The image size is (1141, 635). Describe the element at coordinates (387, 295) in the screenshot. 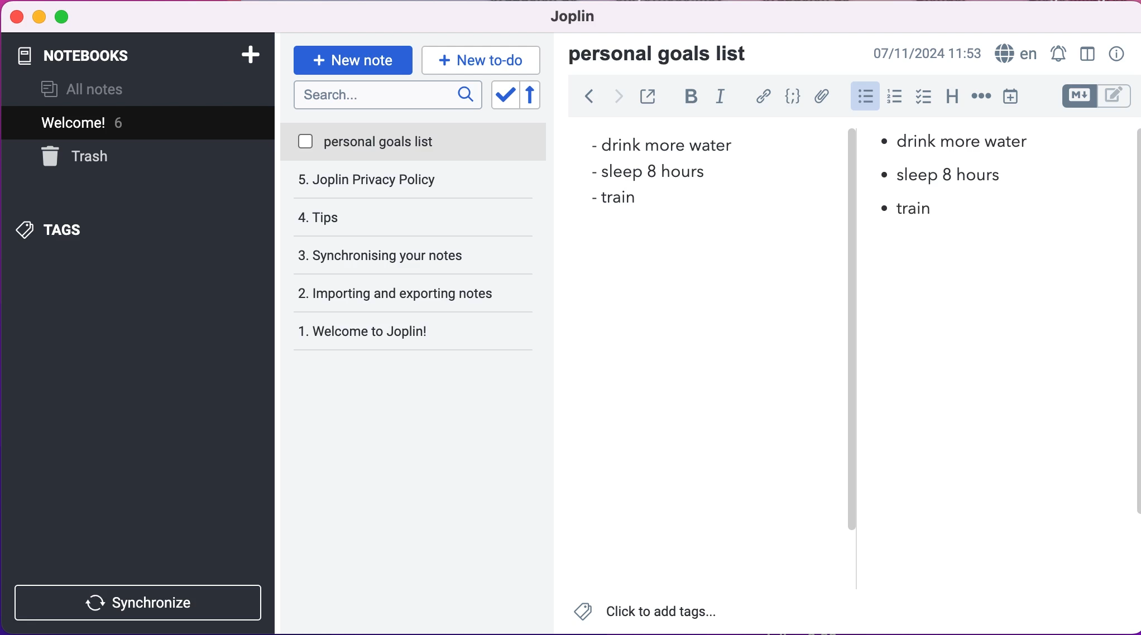

I see `welcome to joplin!` at that location.